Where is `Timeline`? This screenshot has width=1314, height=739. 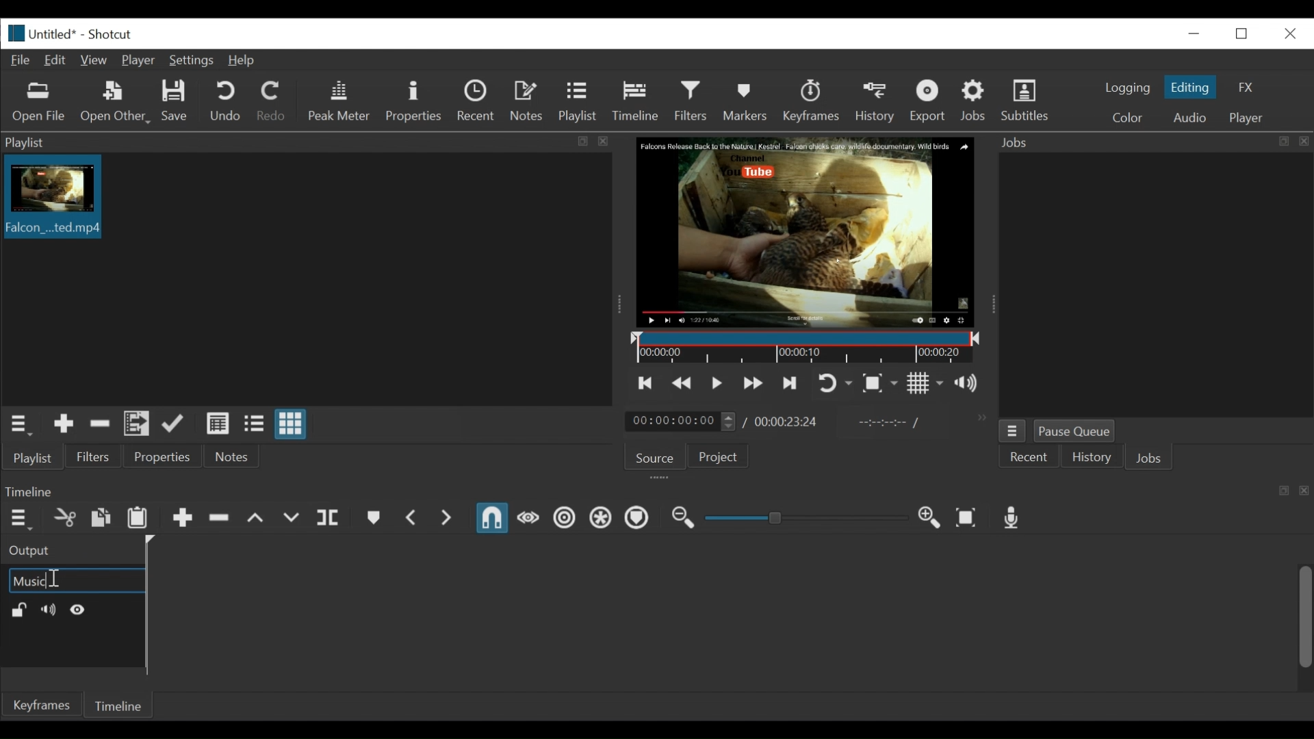 Timeline is located at coordinates (639, 102).